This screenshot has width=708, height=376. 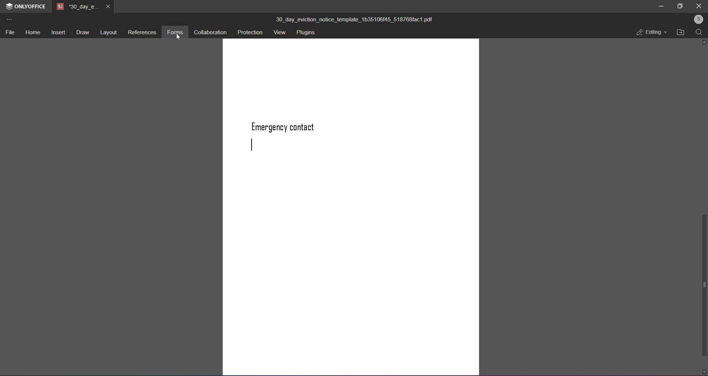 What do you see at coordinates (650, 33) in the screenshot?
I see `editing` at bounding box center [650, 33].